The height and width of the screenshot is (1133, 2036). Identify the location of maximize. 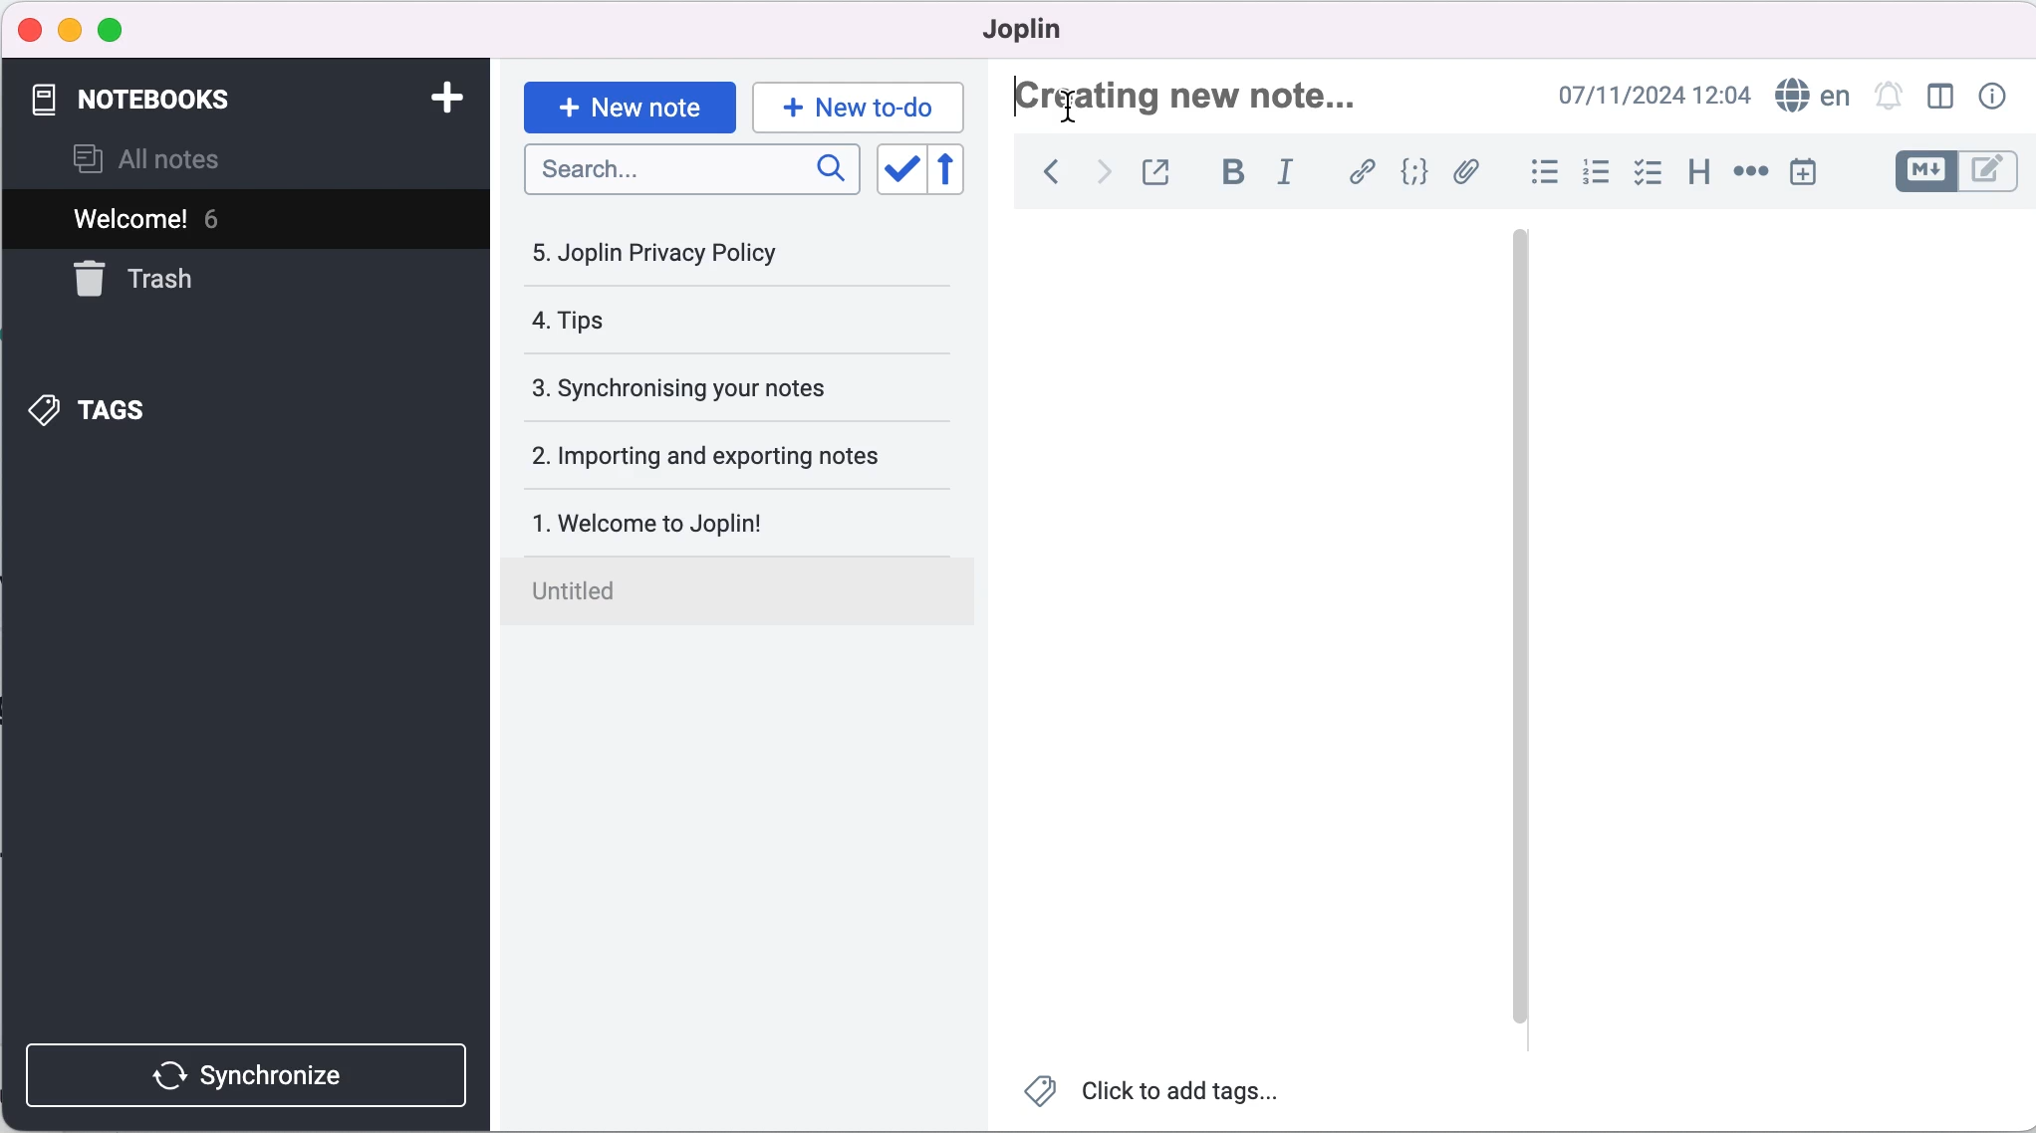
(123, 29).